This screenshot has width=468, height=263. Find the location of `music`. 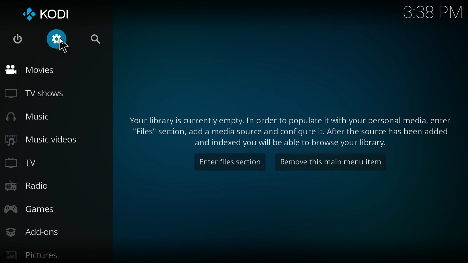

music is located at coordinates (44, 115).